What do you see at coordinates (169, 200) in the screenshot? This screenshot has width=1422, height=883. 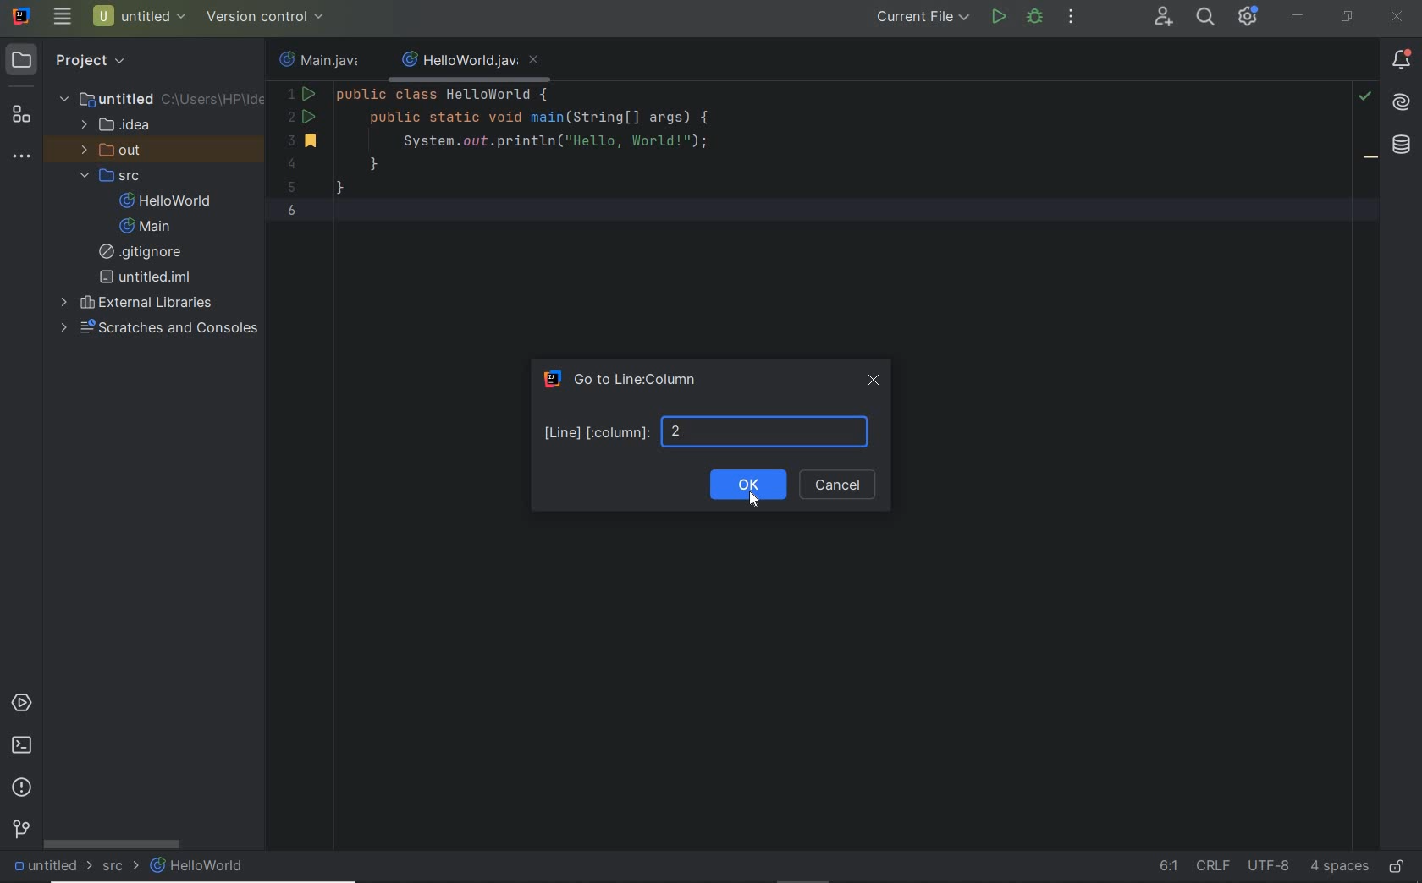 I see `HelloWorld` at bounding box center [169, 200].